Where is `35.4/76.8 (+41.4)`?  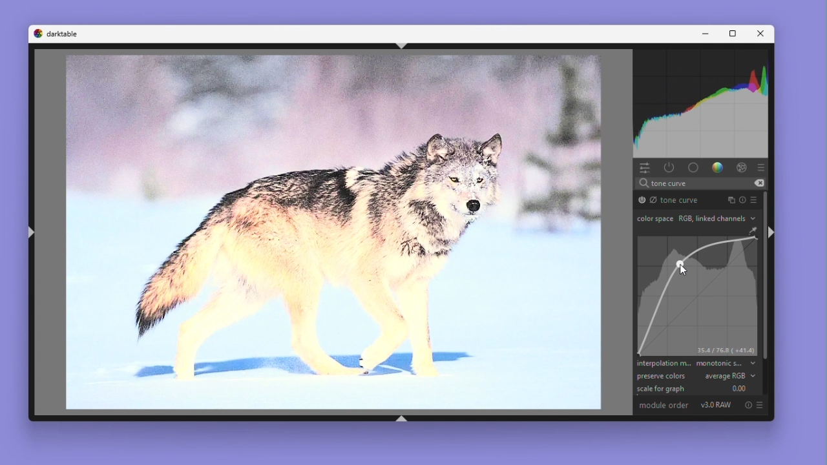 35.4/76.8 (+41.4) is located at coordinates (724, 351).